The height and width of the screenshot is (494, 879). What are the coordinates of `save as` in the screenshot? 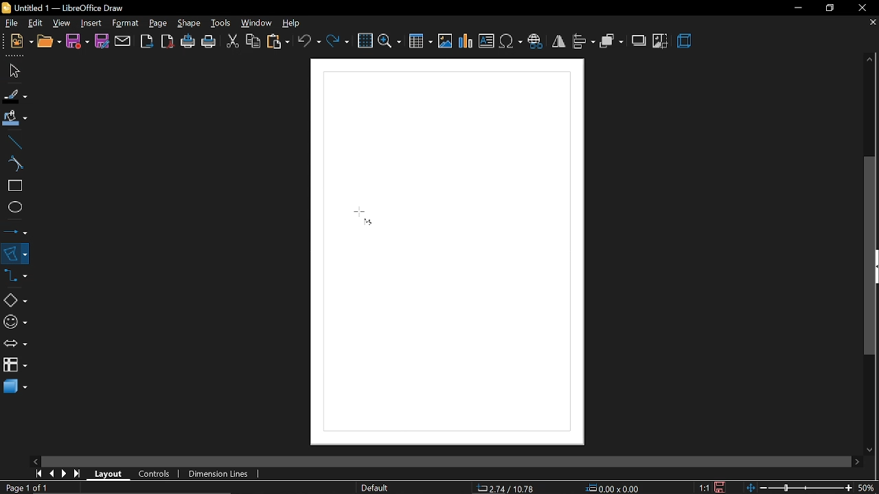 It's located at (102, 42).